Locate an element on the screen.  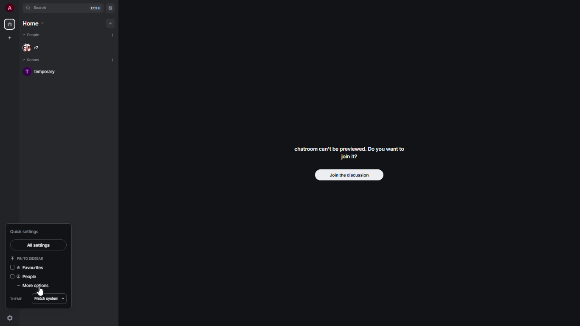
people is located at coordinates (34, 48).